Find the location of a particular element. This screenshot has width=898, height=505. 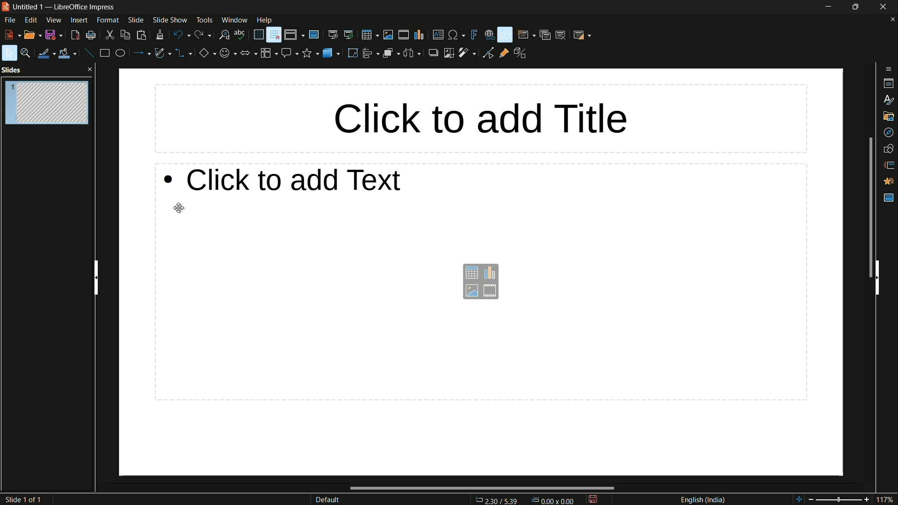

shapes is located at coordinates (888, 148).